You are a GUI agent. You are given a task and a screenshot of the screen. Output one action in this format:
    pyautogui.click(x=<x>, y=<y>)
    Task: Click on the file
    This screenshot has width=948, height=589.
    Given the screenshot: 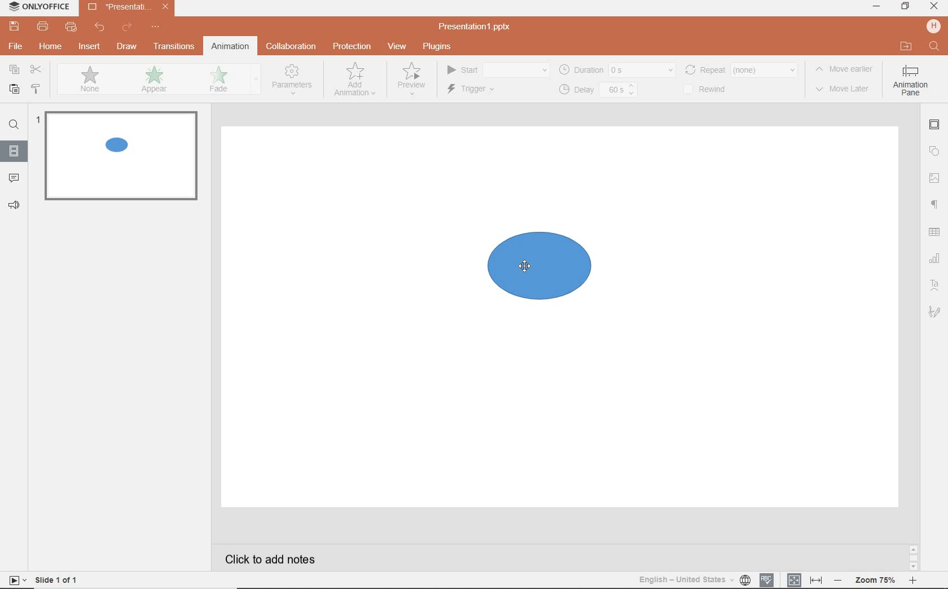 What is the action you would take?
    pyautogui.click(x=14, y=48)
    